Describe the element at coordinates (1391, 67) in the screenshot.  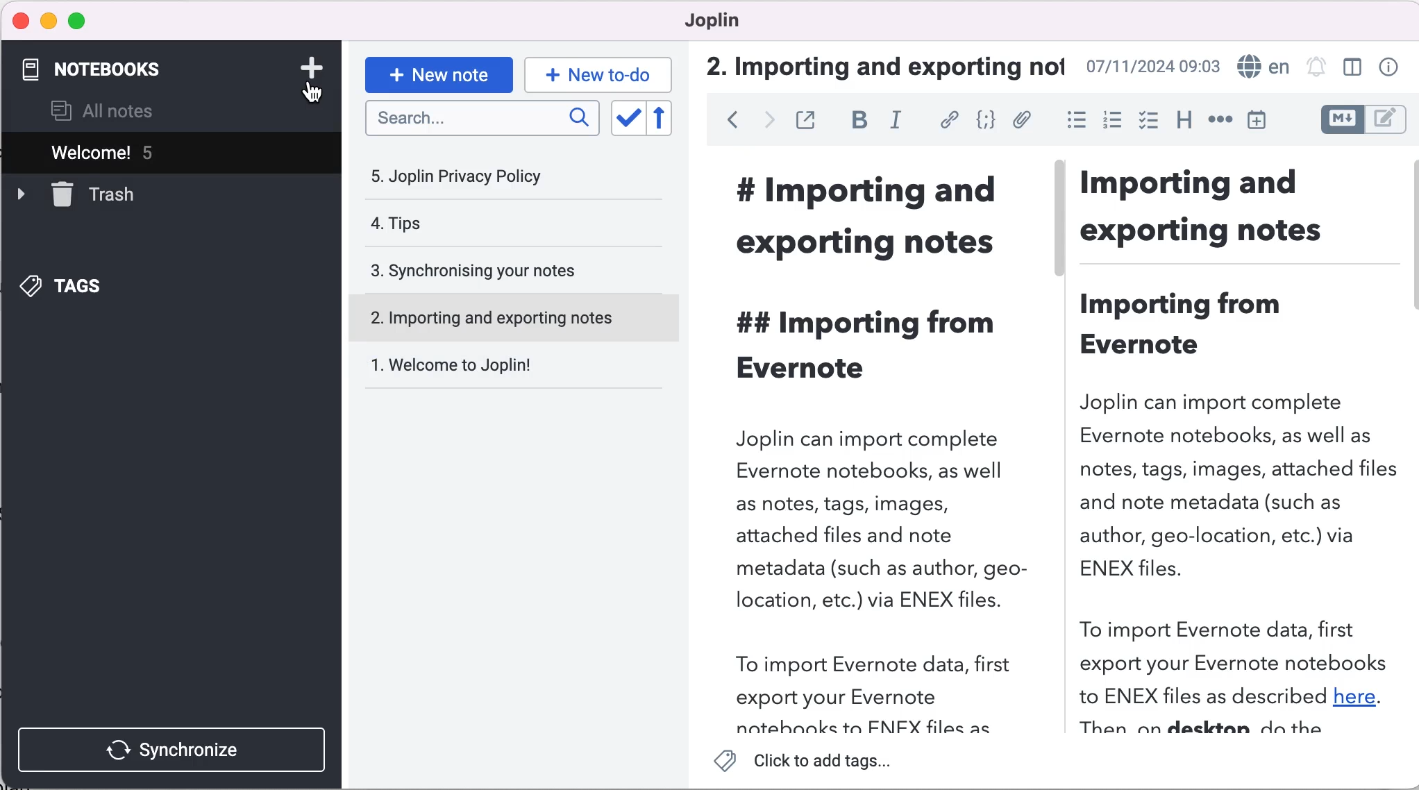
I see `properties note` at that location.